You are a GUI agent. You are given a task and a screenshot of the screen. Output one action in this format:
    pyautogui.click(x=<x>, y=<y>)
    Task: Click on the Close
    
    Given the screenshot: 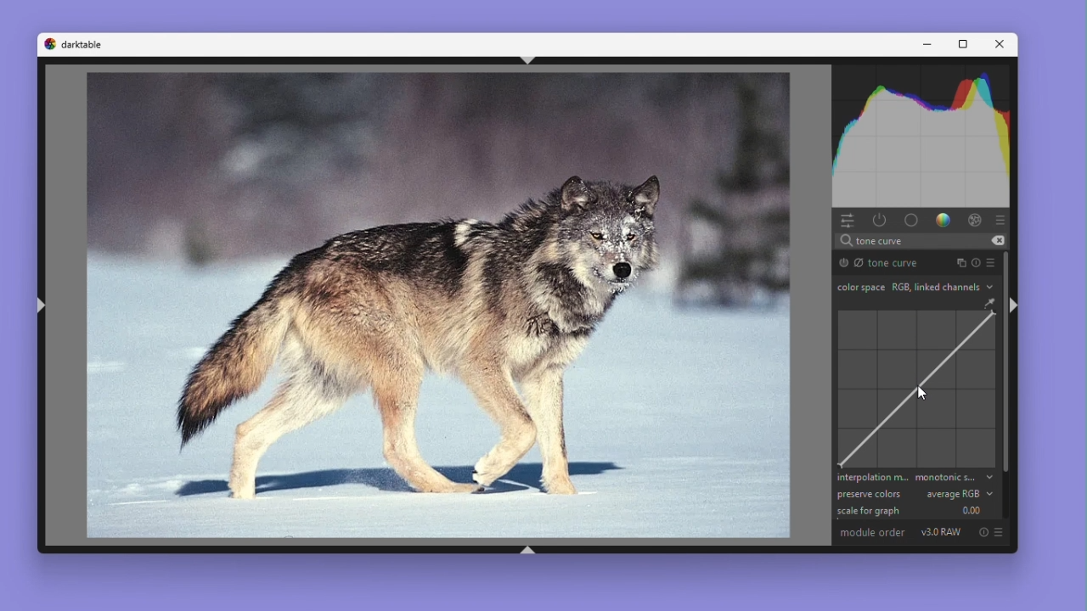 What is the action you would take?
    pyautogui.click(x=1001, y=45)
    